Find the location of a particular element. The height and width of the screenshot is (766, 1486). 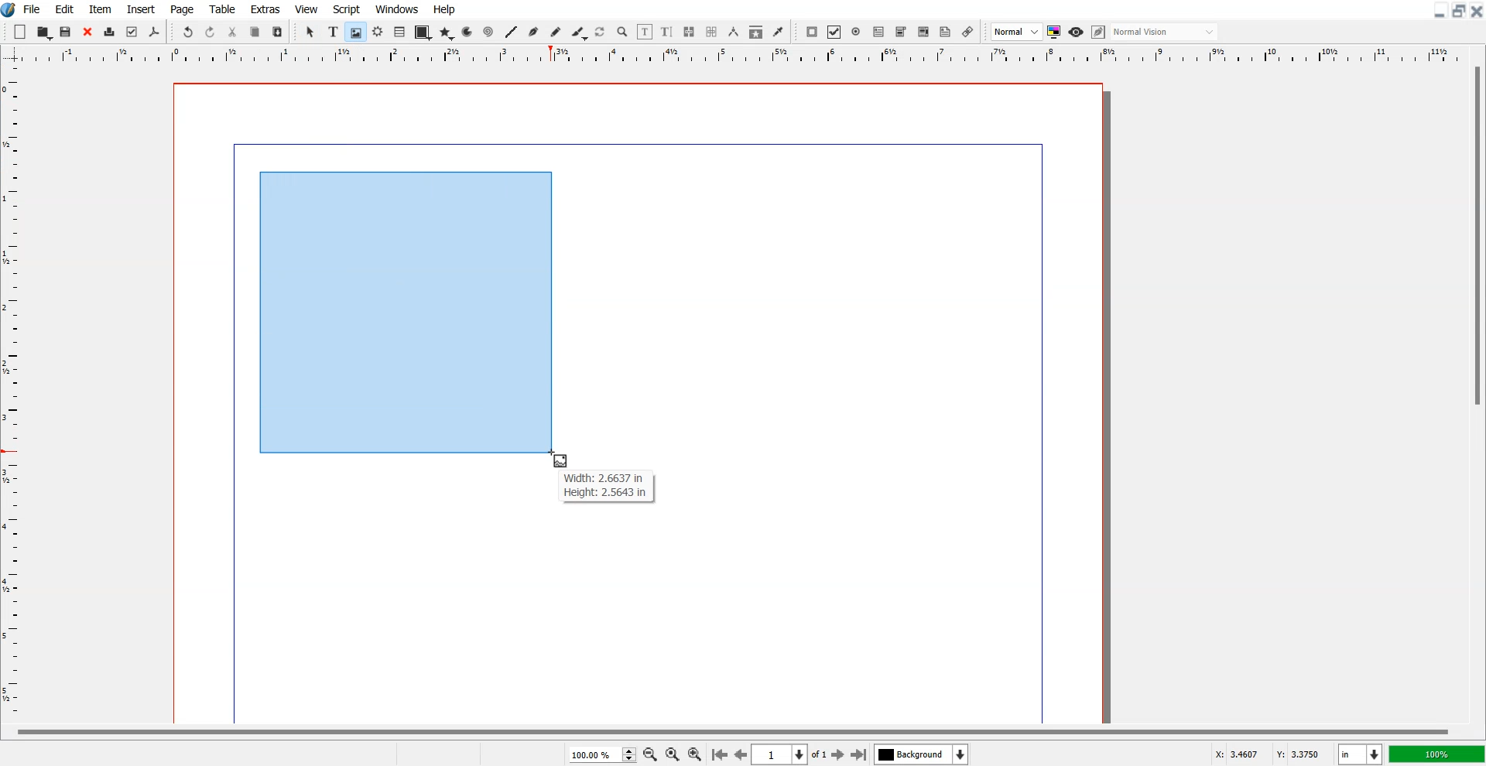

Text Annotation is located at coordinates (946, 32).